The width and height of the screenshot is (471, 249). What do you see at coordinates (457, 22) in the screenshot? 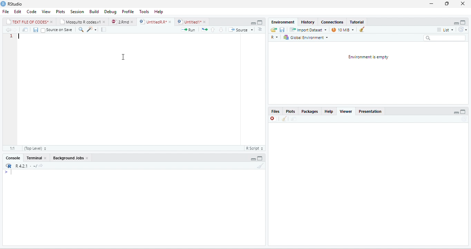
I see `minimize` at bounding box center [457, 22].